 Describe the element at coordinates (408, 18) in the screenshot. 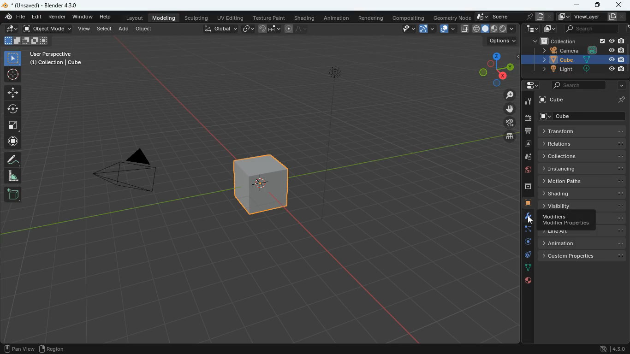

I see `compositing` at that location.